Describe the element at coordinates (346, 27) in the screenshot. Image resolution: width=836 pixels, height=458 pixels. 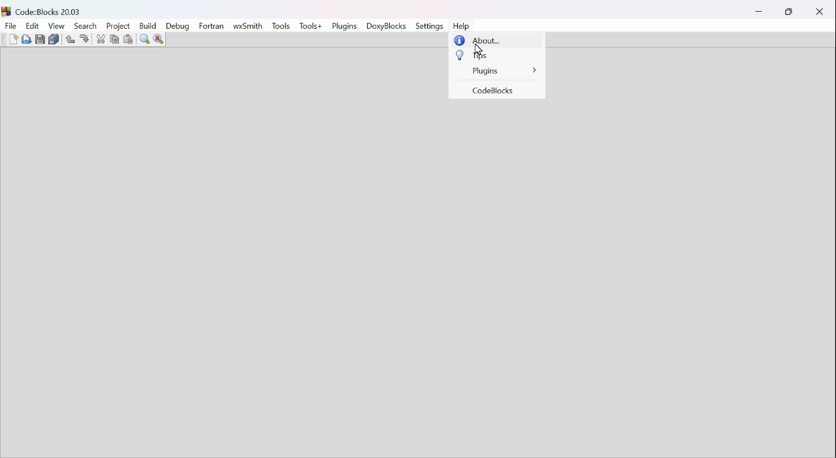
I see `Plugins` at that location.